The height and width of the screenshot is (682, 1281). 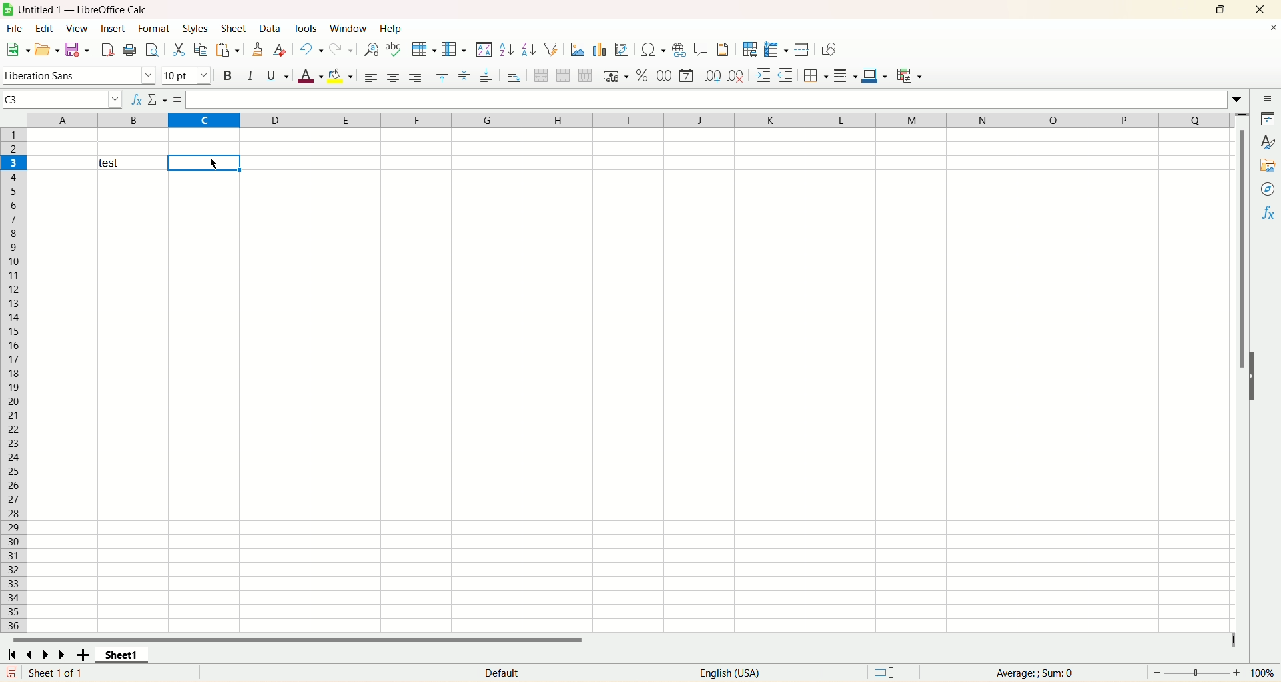 I want to click on remove decimal, so click(x=737, y=75).